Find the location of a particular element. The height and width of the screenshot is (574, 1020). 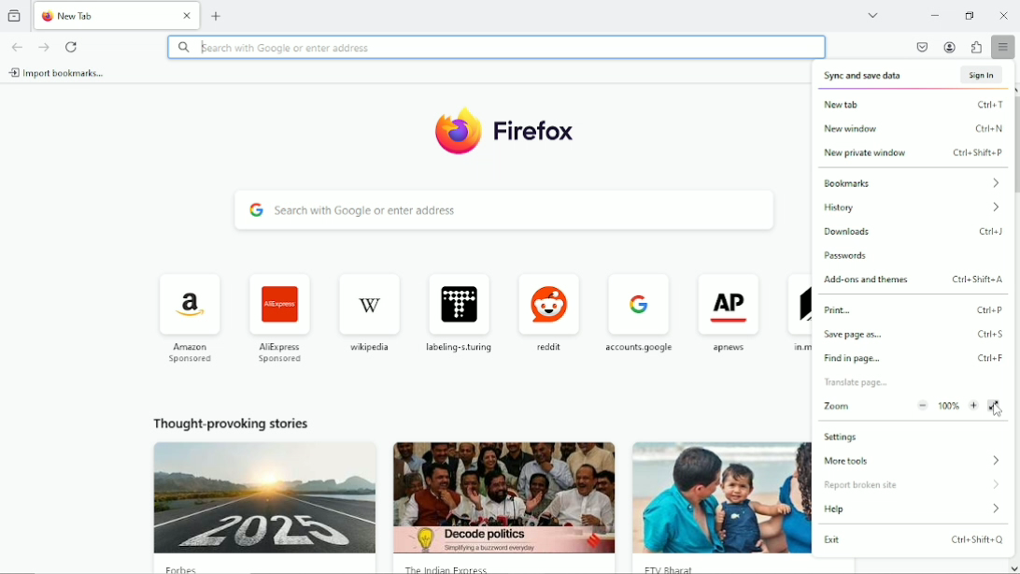

amazon sponsored is located at coordinates (189, 315).